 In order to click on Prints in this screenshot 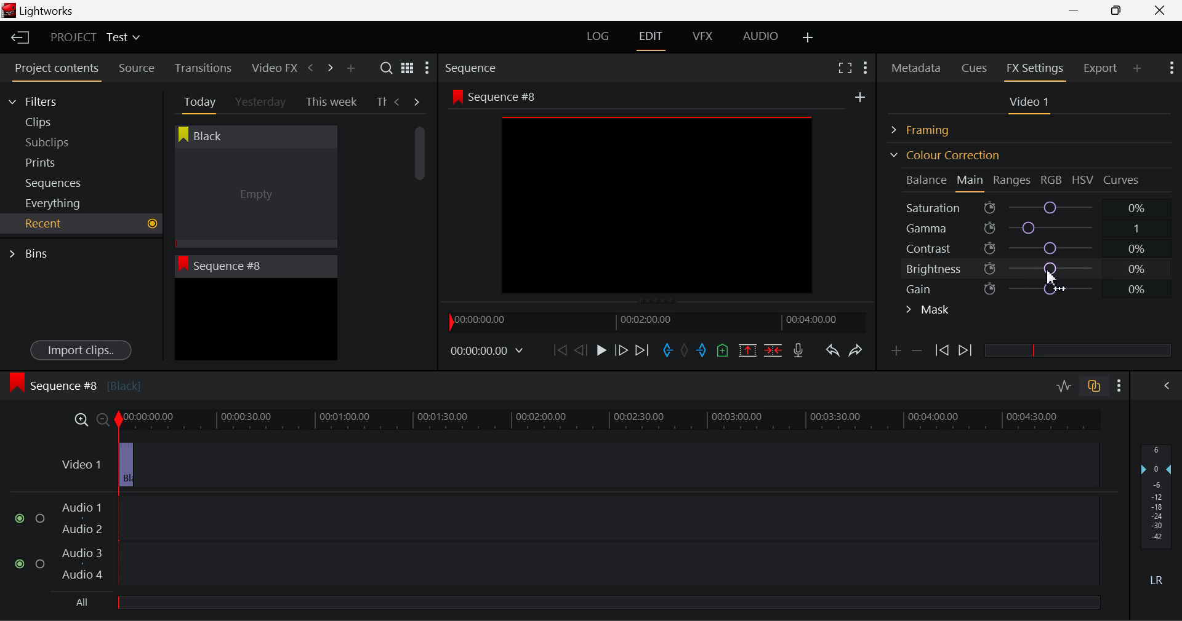, I will do `click(58, 160)`.